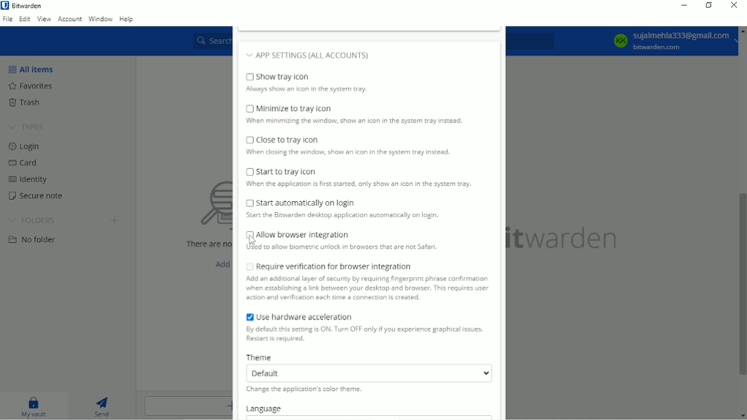 The width and height of the screenshot is (747, 420). What do you see at coordinates (24, 163) in the screenshot?
I see `Card` at bounding box center [24, 163].